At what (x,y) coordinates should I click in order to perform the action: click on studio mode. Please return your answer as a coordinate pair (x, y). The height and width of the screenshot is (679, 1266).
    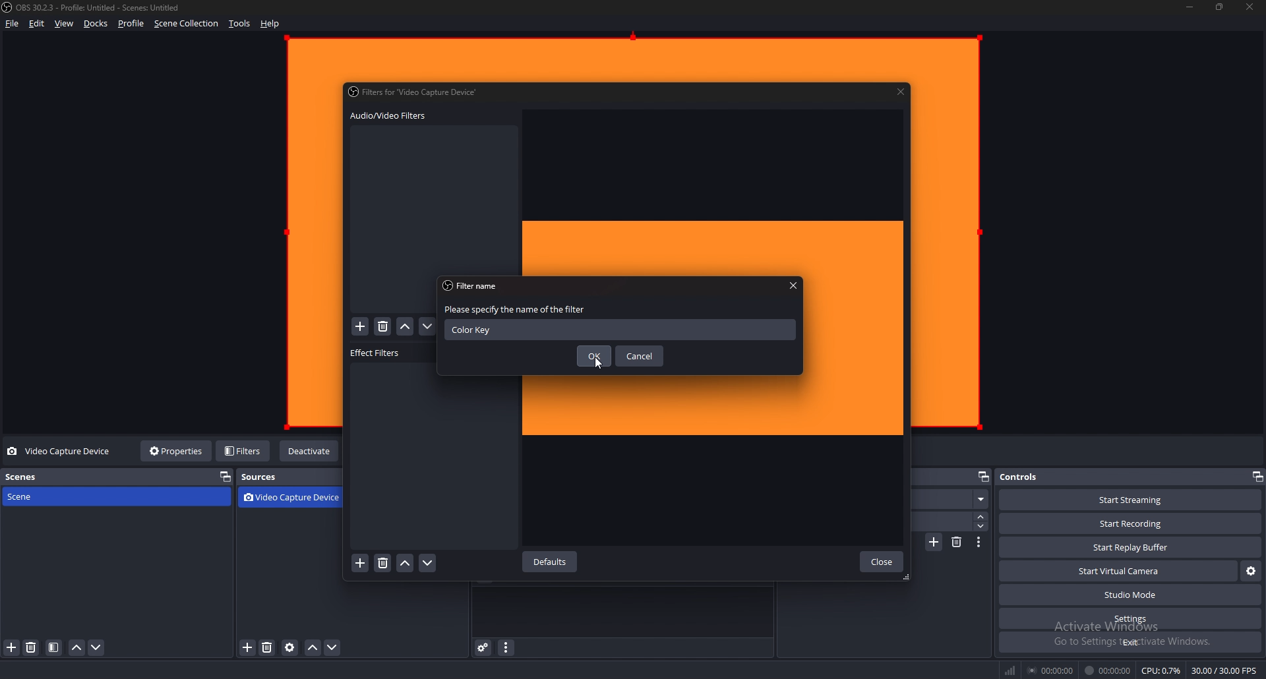
    Looking at the image, I should click on (1129, 595).